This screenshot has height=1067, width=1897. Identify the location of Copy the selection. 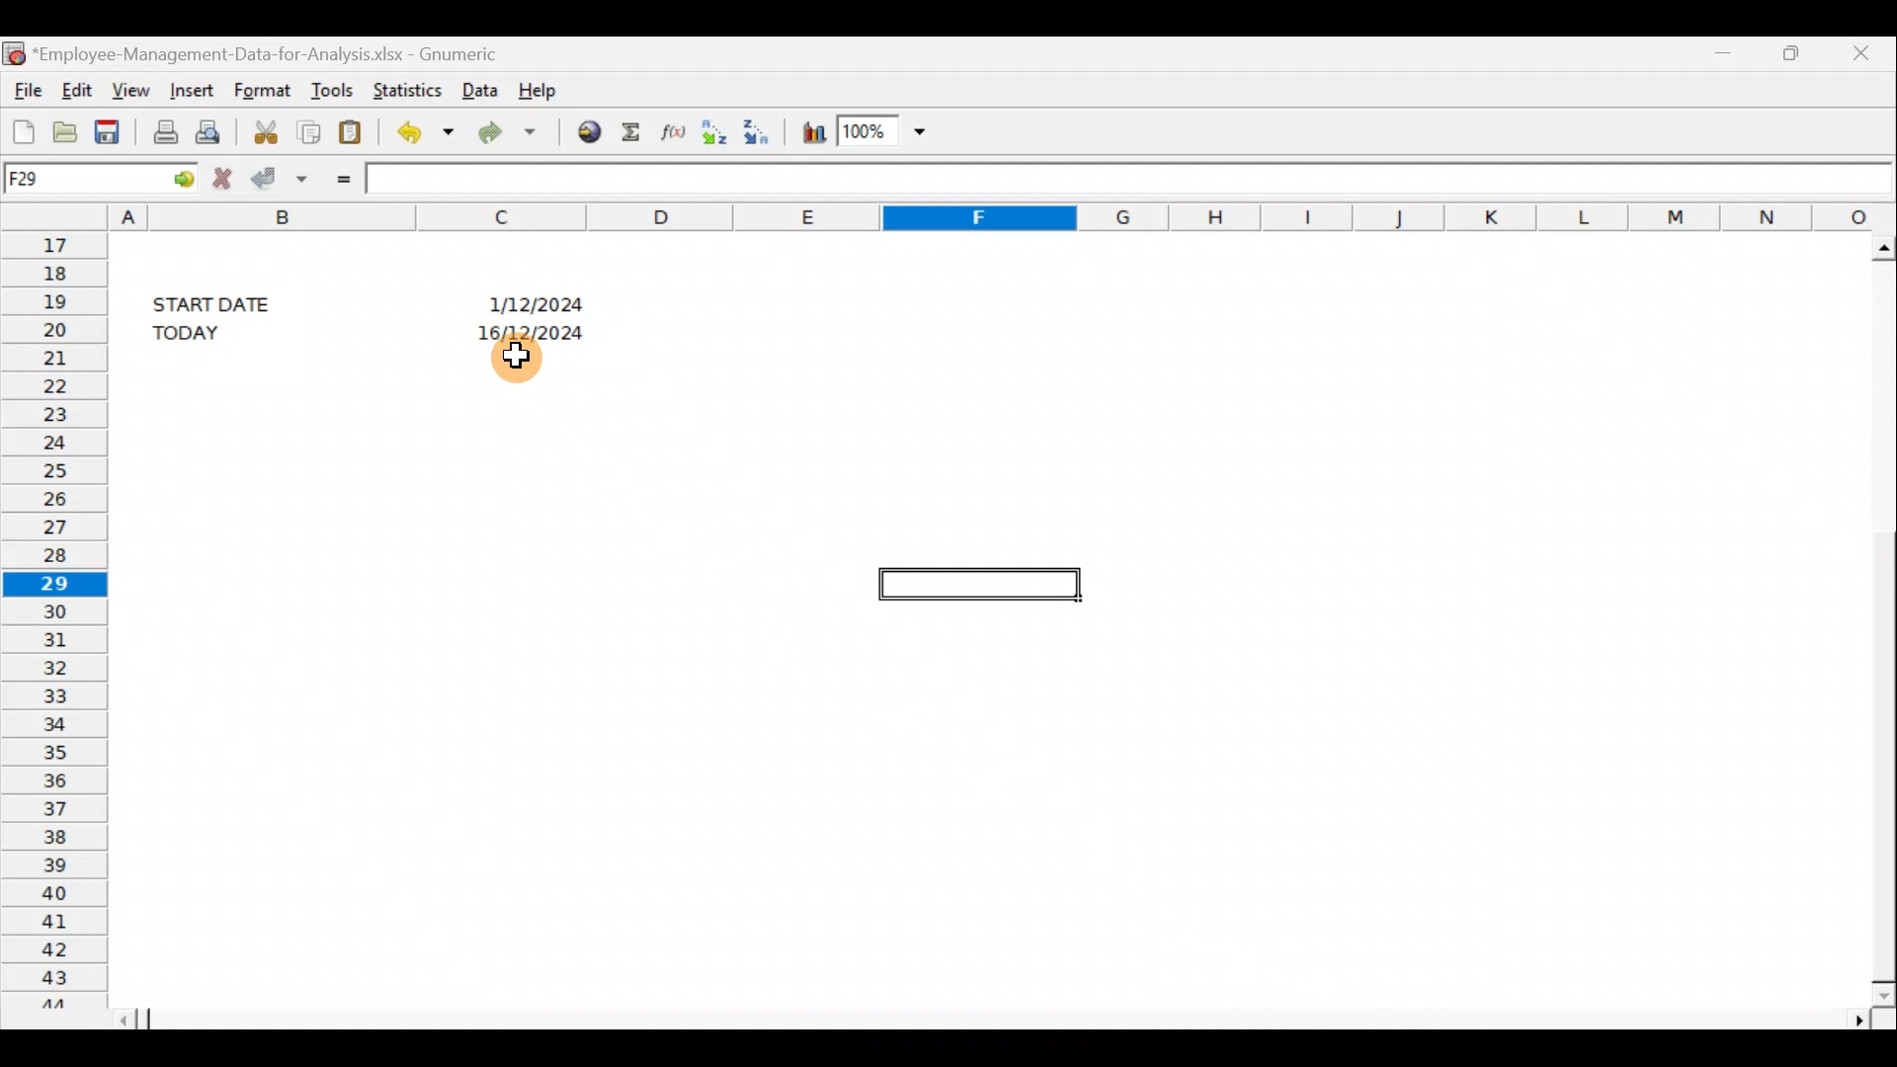
(311, 129).